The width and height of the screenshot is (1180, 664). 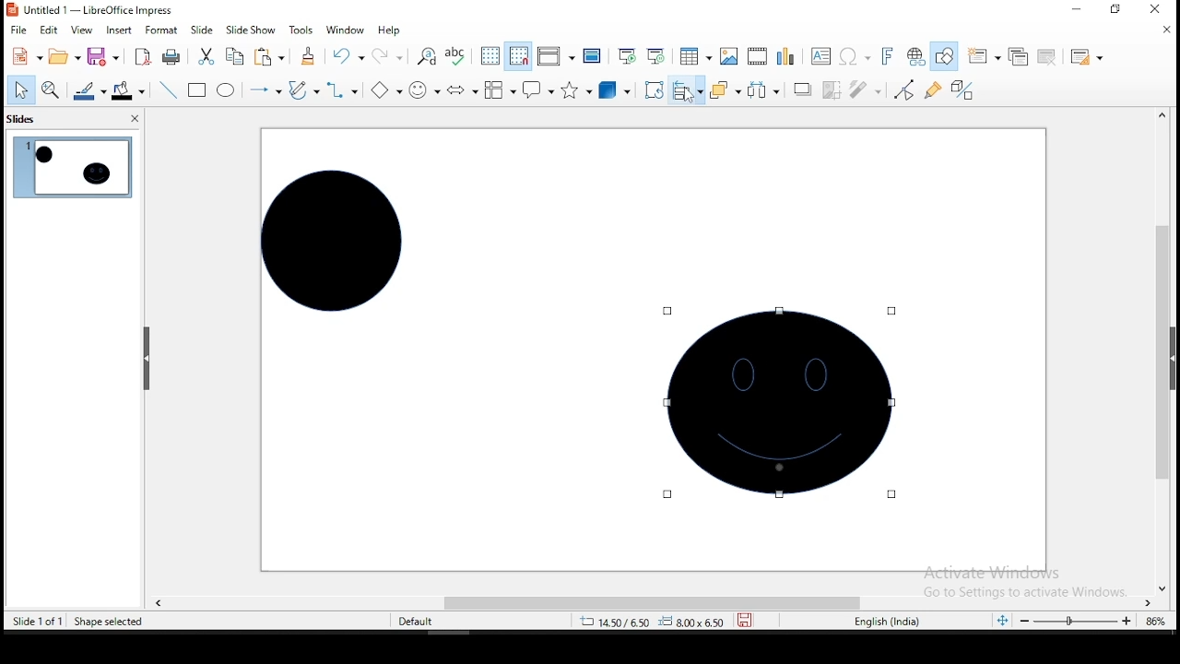 What do you see at coordinates (202, 30) in the screenshot?
I see `slide` at bounding box center [202, 30].